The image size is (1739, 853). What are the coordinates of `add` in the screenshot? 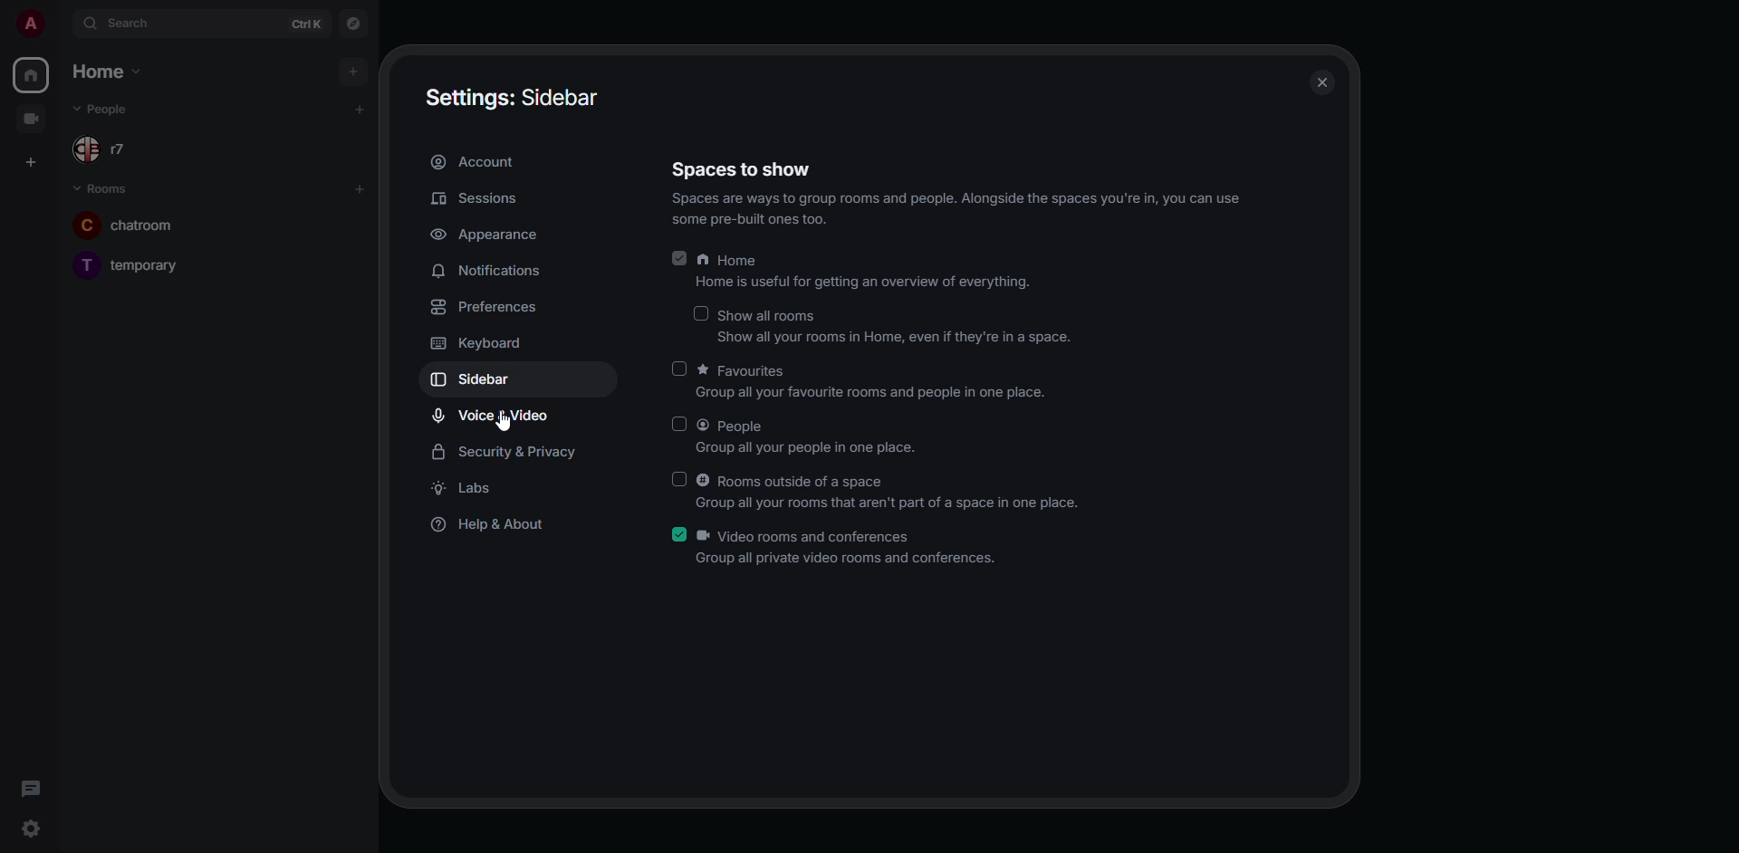 It's located at (353, 72).